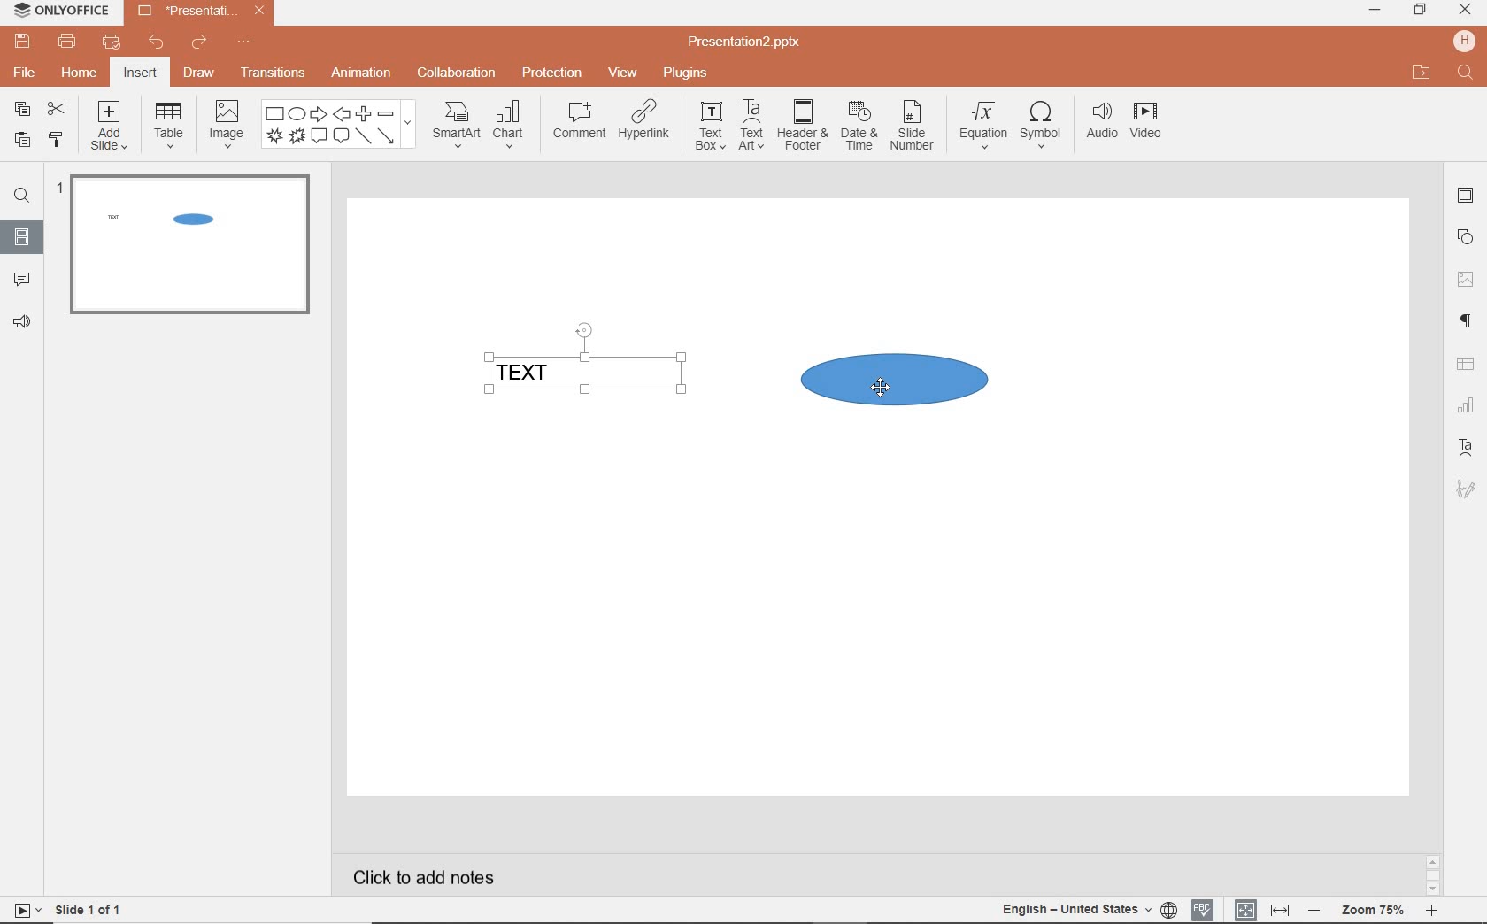 The width and height of the screenshot is (1487, 924). Describe the element at coordinates (56, 139) in the screenshot. I see `copy style` at that location.